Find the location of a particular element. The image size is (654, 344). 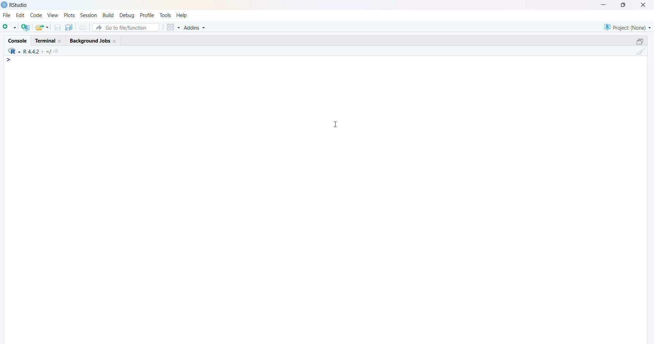

RStudio is located at coordinates (18, 5).